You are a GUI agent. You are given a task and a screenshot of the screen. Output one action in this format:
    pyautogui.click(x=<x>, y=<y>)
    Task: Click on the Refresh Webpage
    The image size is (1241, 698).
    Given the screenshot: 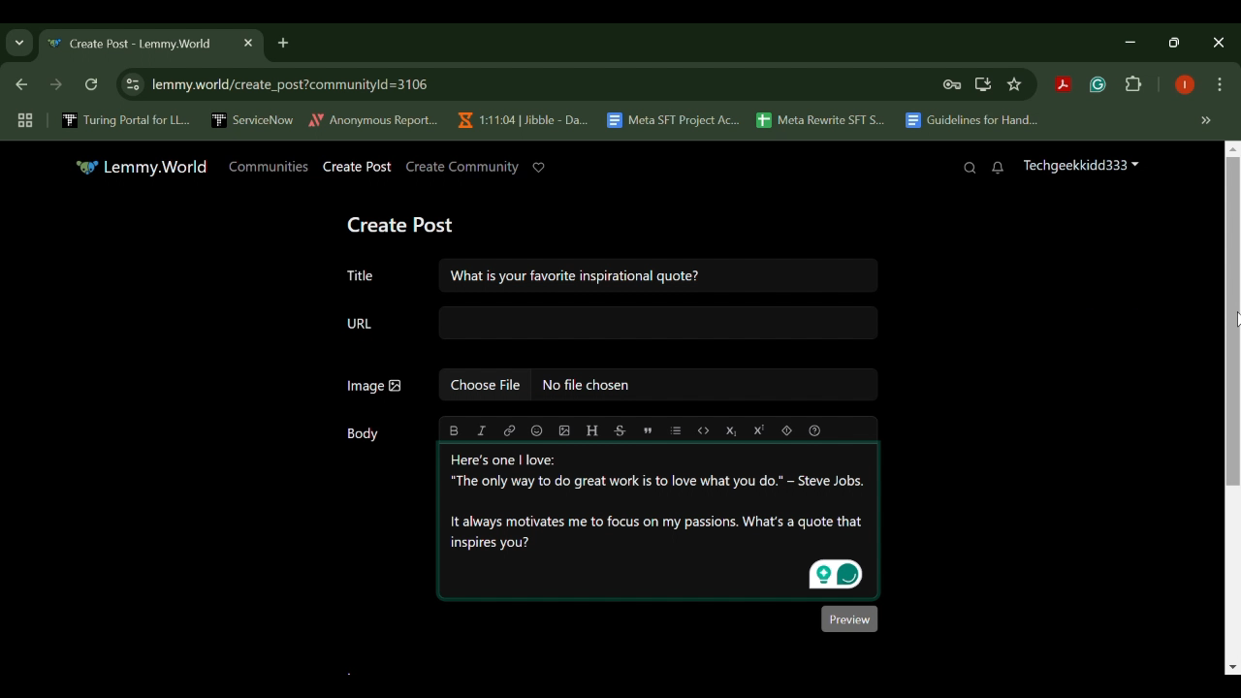 What is the action you would take?
    pyautogui.click(x=93, y=86)
    